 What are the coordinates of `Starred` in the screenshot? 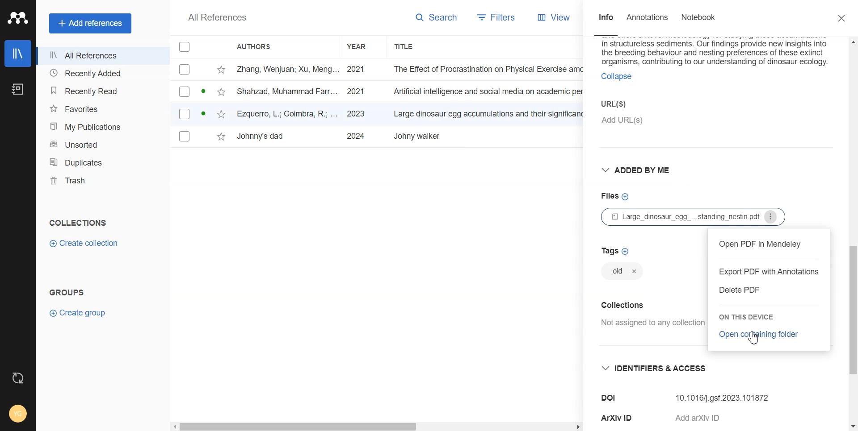 It's located at (222, 69).